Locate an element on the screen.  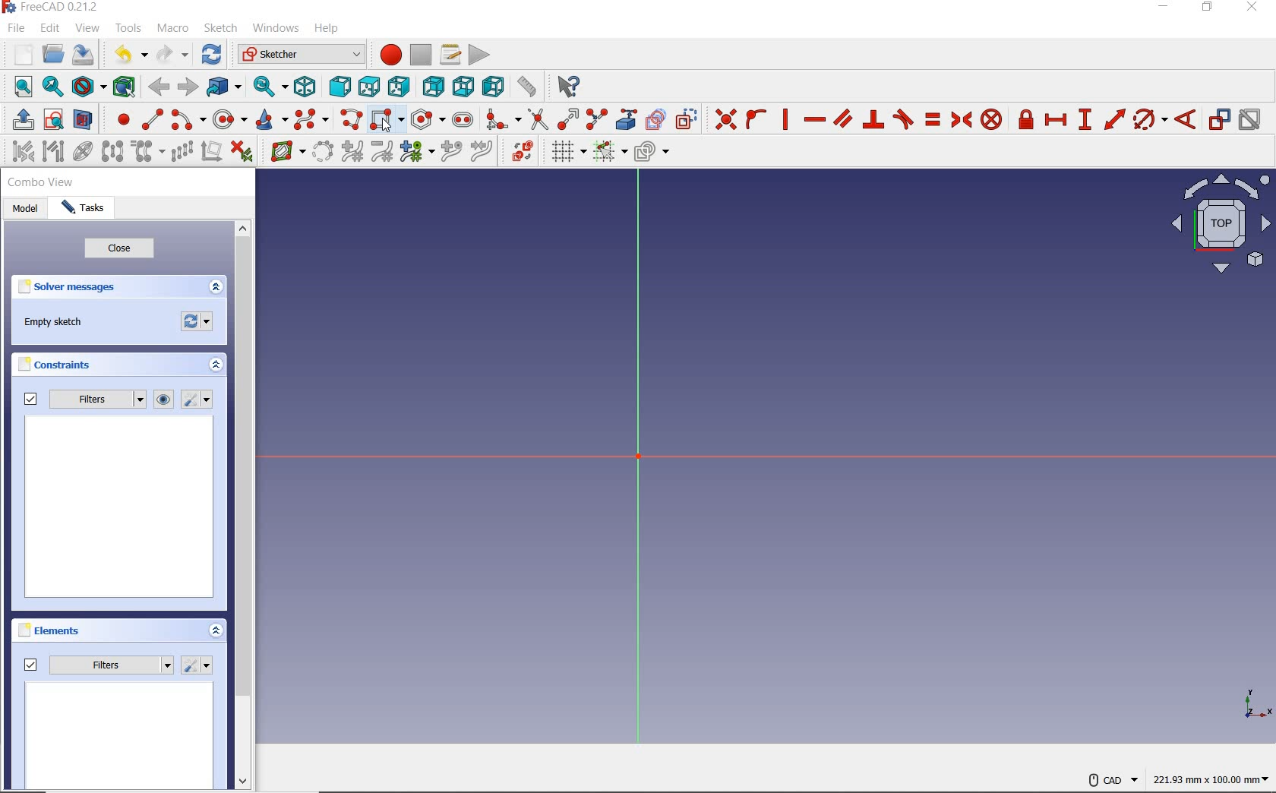
forward is located at coordinates (186, 86).